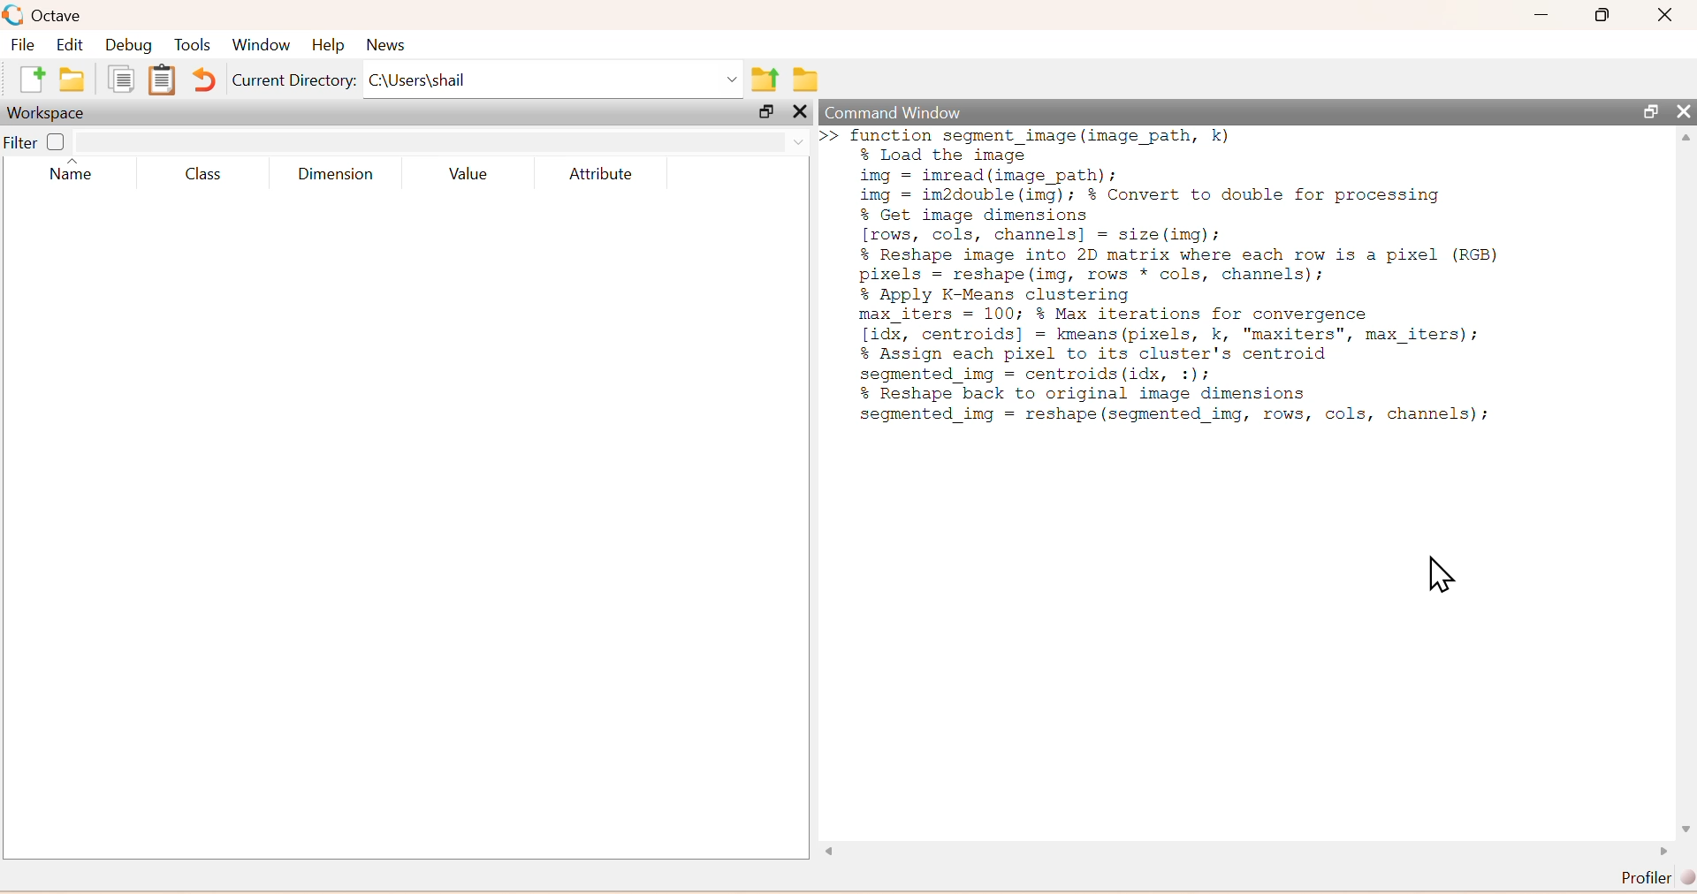 This screenshot has height=894, width=1697. What do you see at coordinates (767, 80) in the screenshot?
I see `one directory up` at bounding box center [767, 80].